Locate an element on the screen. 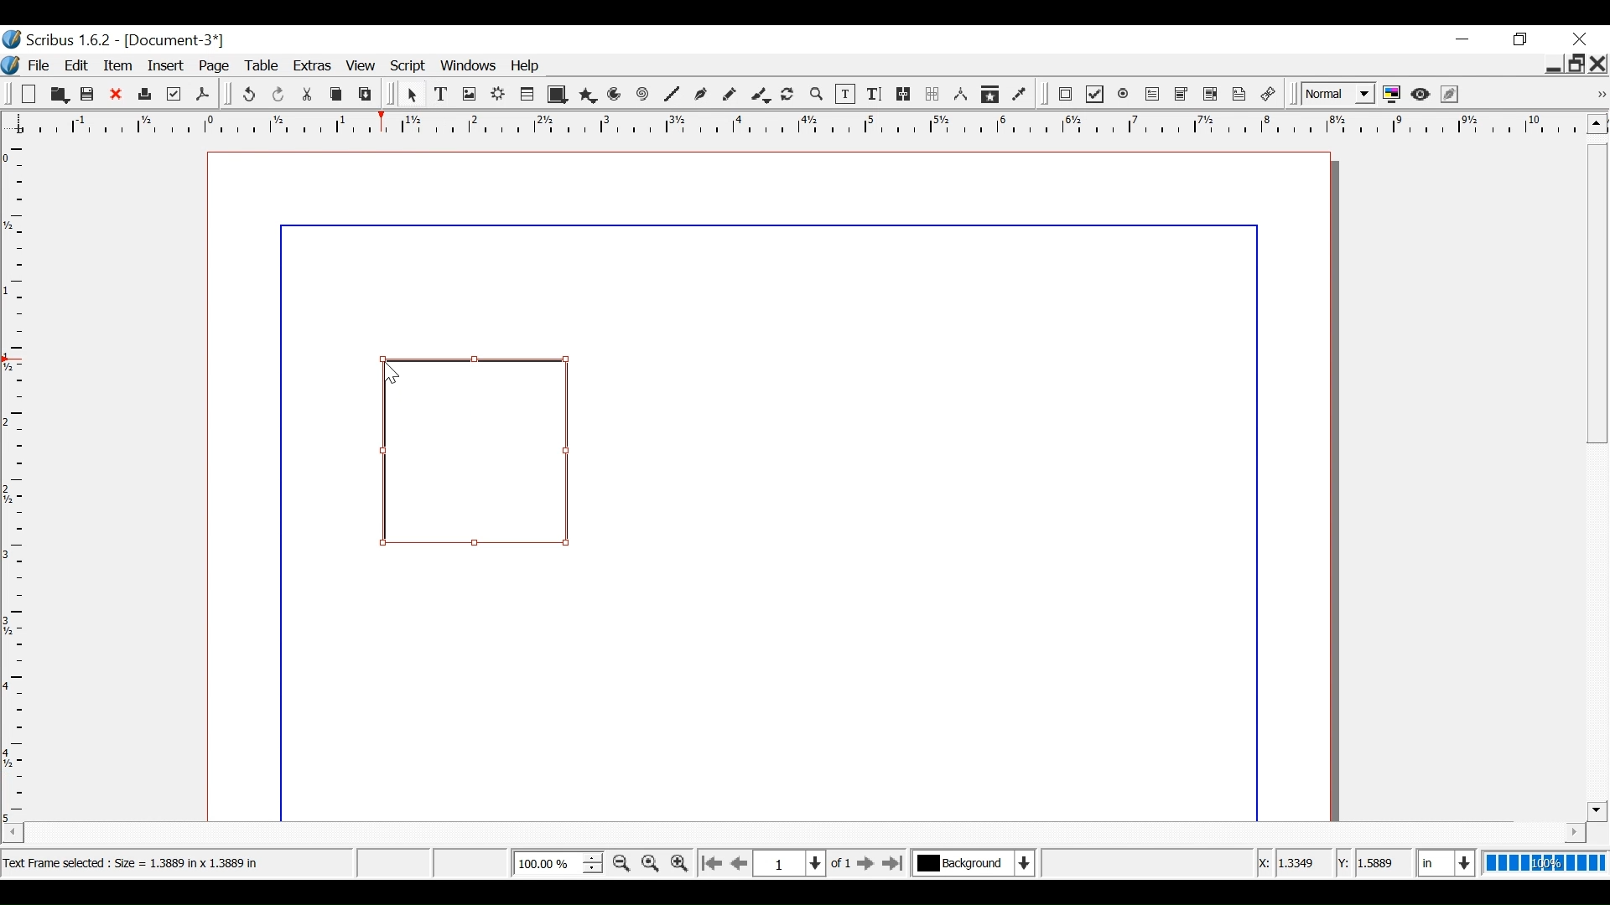 This screenshot has width=1610, height=905. link text frames is located at coordinates (904, 95).